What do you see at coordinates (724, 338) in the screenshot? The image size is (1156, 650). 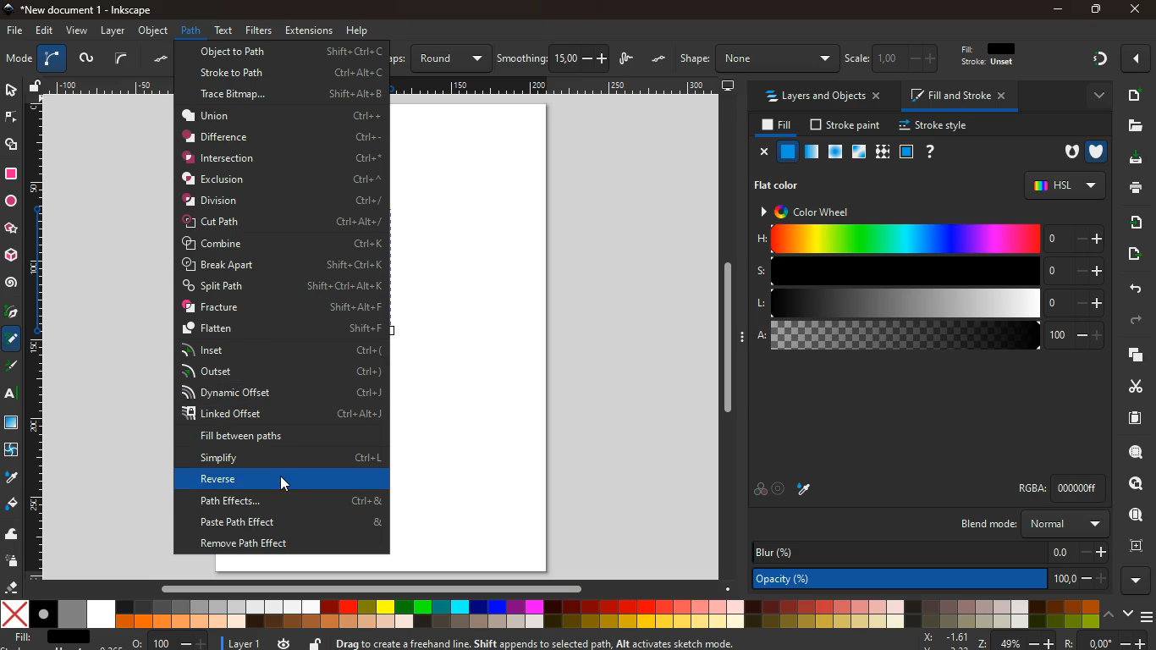 I see `Vertical scroll bar` at bounding box center [724, 338].